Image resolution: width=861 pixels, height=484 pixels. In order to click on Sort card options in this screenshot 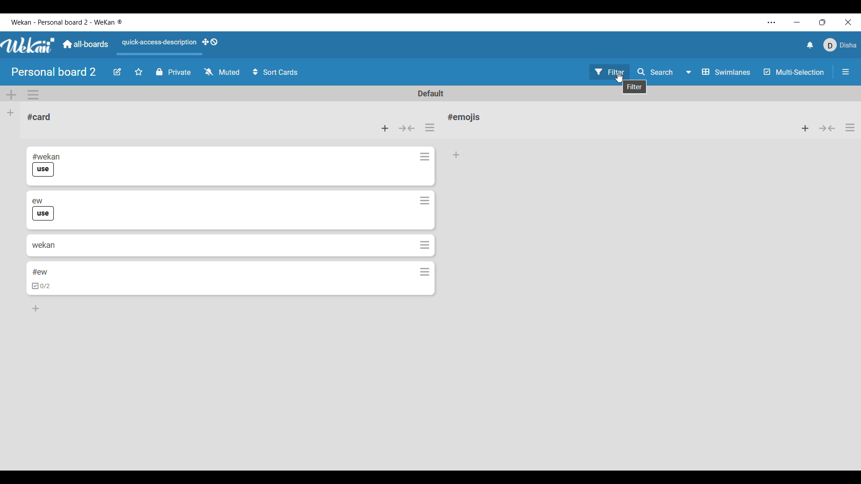, I will do `click(275, 72)`.